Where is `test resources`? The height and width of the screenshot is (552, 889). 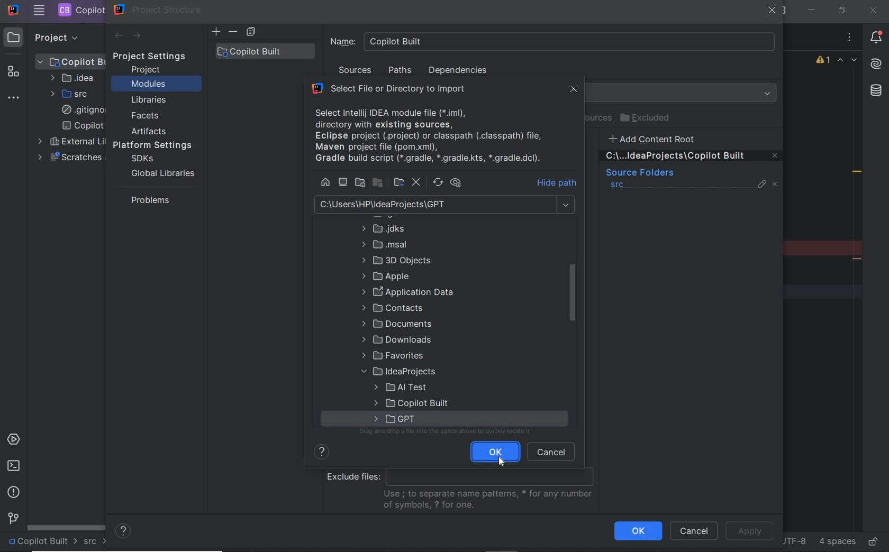 test resources is located at coordinates (601, 118).